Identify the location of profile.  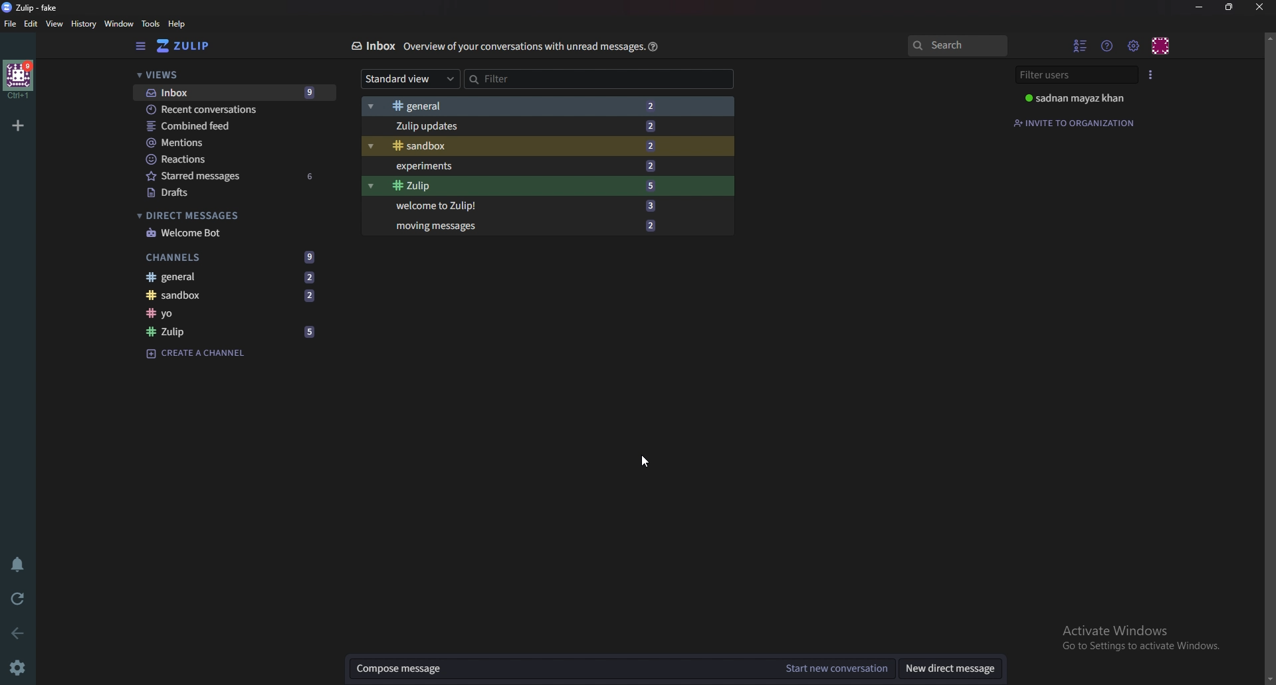
(1078, 98).